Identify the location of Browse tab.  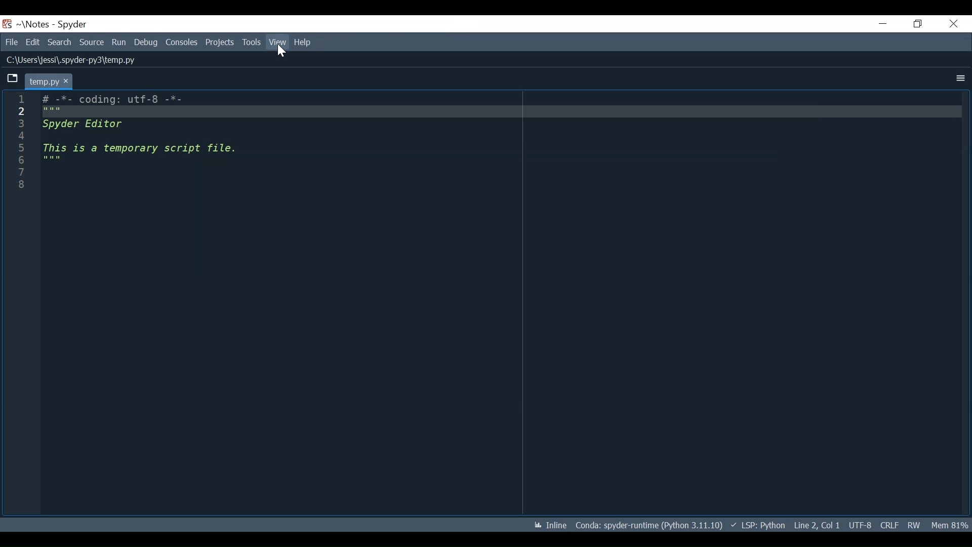
(12, 80).